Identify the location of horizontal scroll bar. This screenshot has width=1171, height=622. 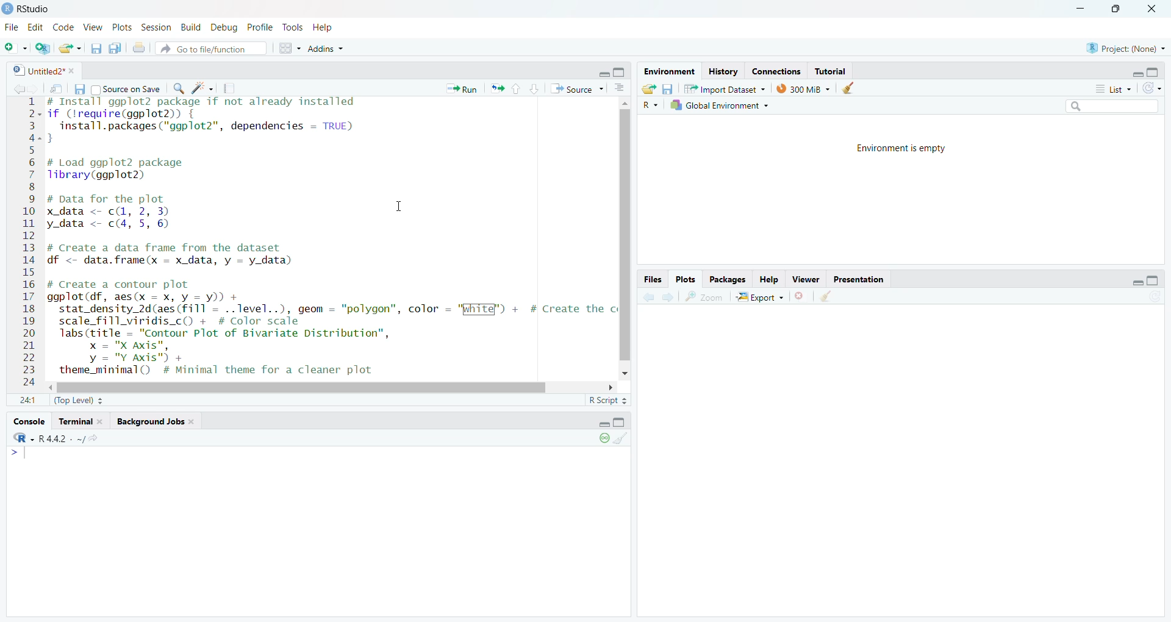
(310, 386).